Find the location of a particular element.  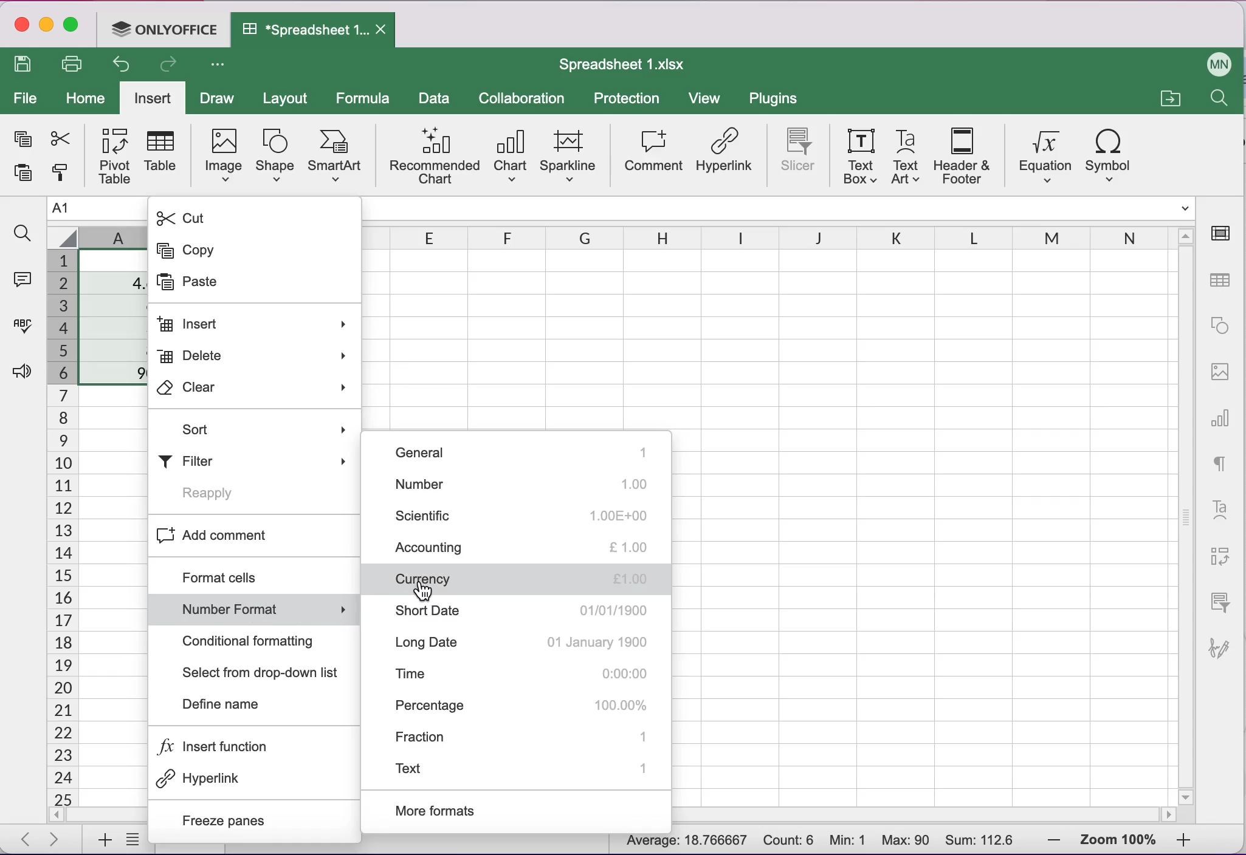

accounting is located at coordinates (528, 547).